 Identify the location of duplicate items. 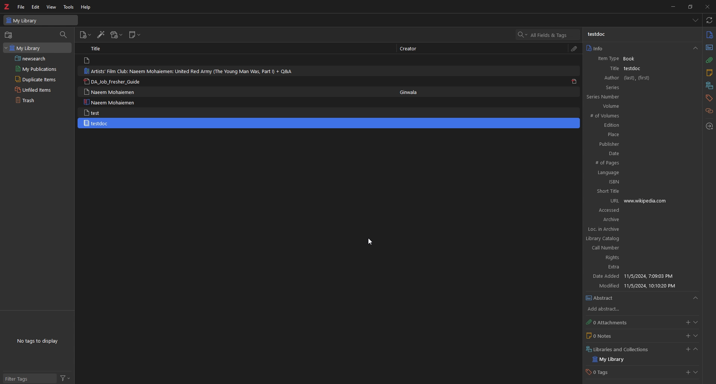
(36, 79).